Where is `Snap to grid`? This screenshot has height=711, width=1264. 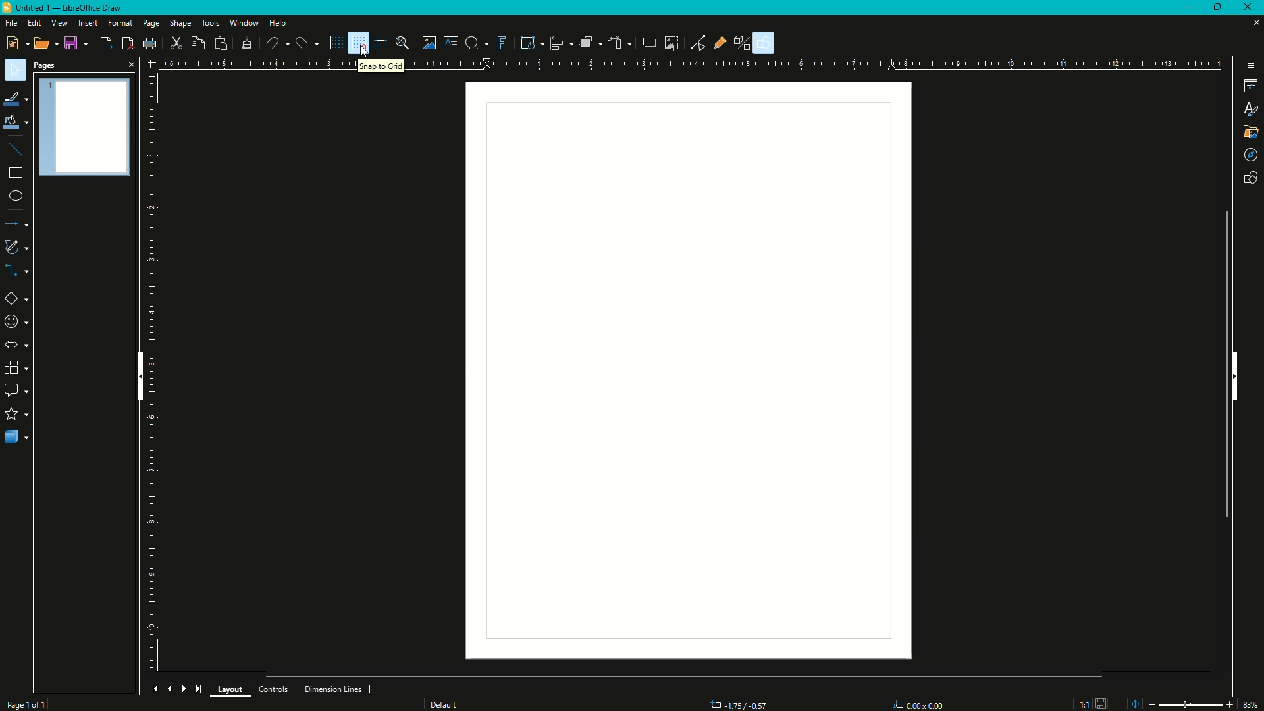
Snap to grid is located at coordinates (357, 43).